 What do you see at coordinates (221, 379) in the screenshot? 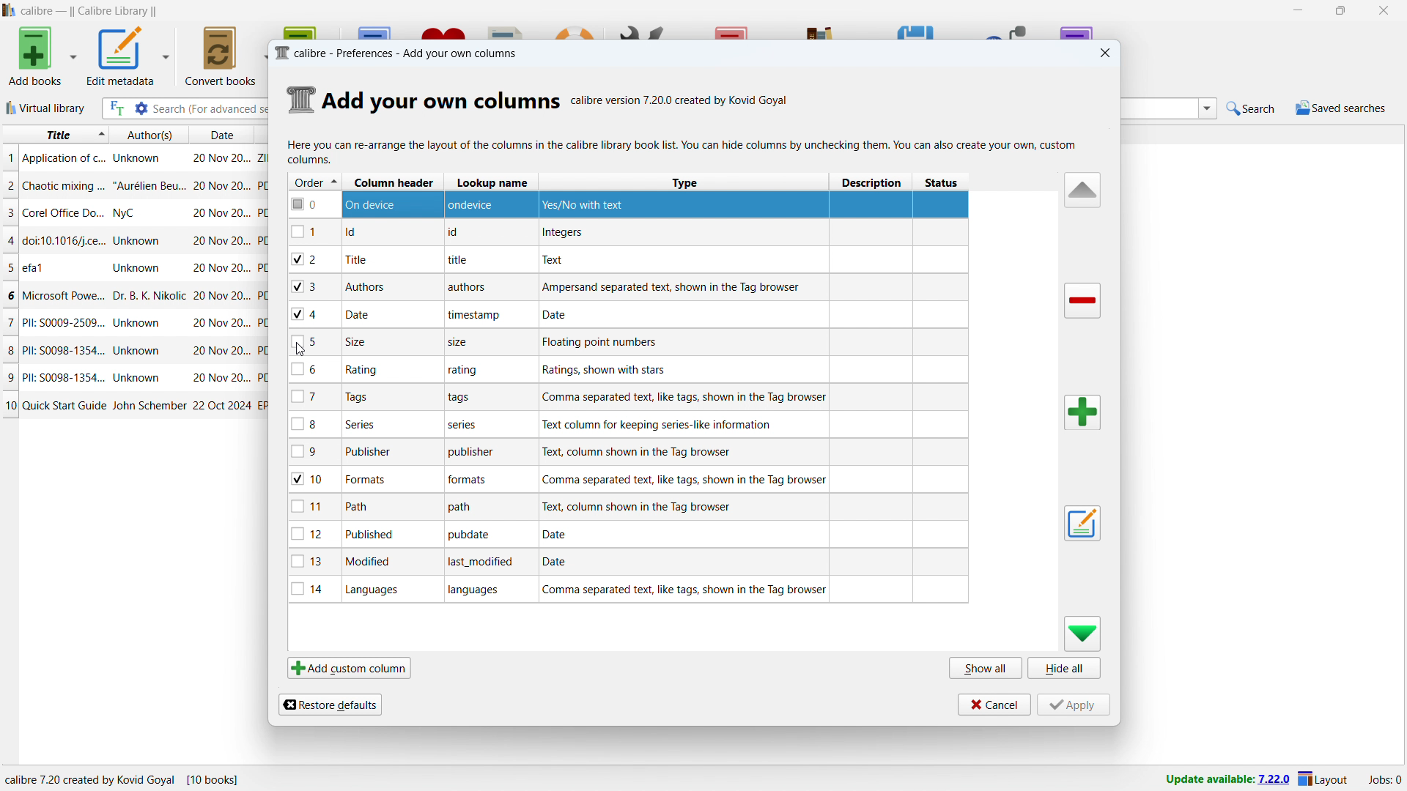
I see `date` at bounding box center [221, 379].